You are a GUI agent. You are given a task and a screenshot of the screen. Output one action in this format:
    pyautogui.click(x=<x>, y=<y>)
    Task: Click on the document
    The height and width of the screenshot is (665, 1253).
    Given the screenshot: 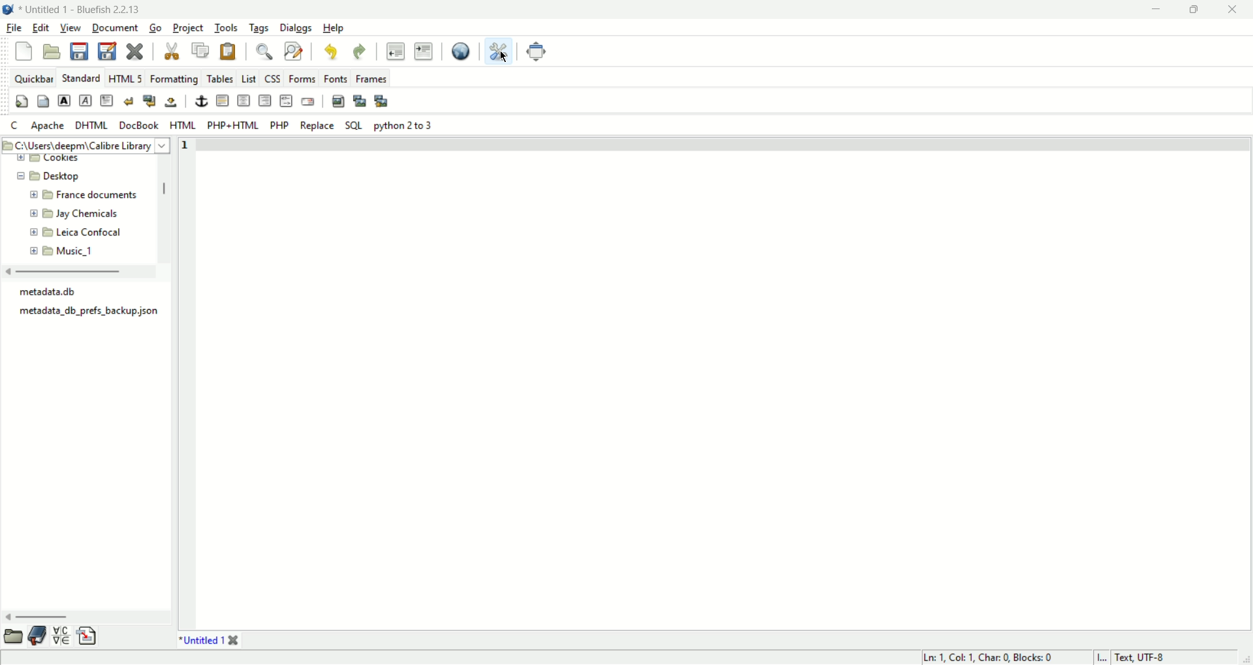 What is the action you would take?
    pyautogui.click(x=115, y=27)
    